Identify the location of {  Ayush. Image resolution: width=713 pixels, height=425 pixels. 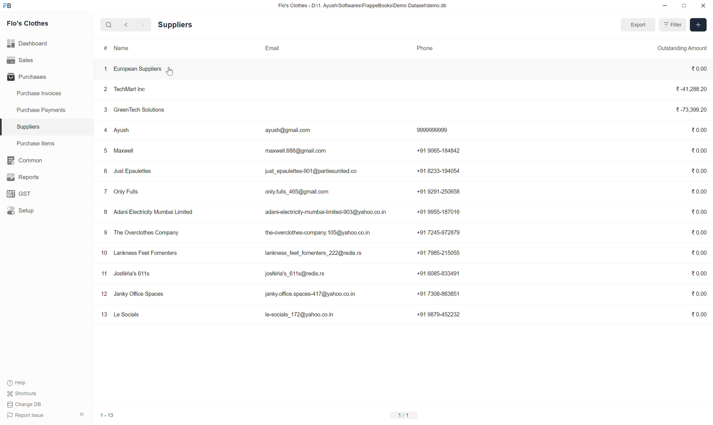
(121, 129).